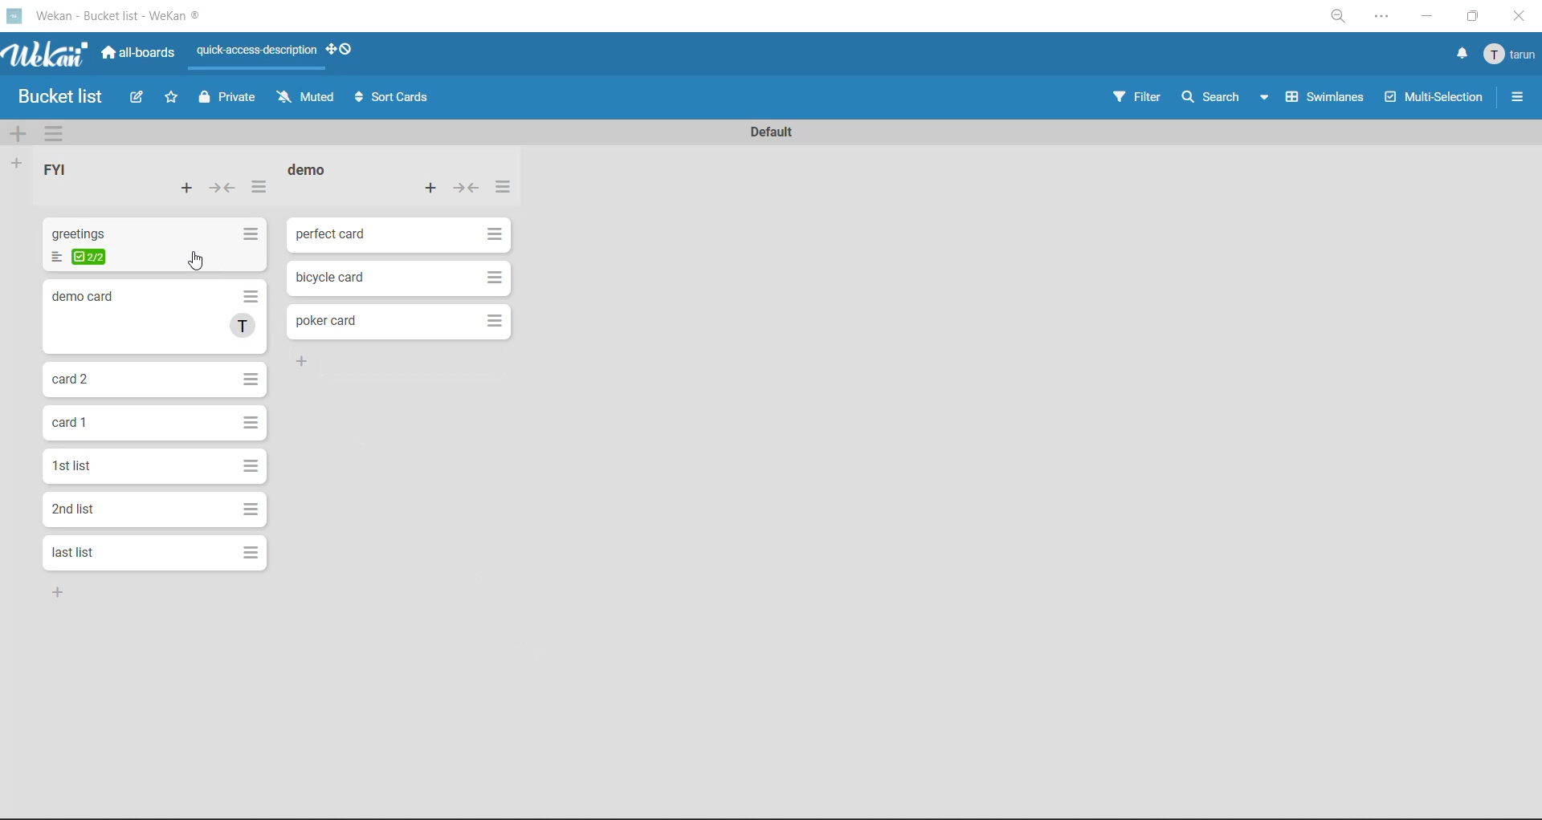 Image resolution: width=1542 pixels, height=820 pixels. Describe the element at coordinates (467, 189) in the screenshot. I see `collapse` at that location.